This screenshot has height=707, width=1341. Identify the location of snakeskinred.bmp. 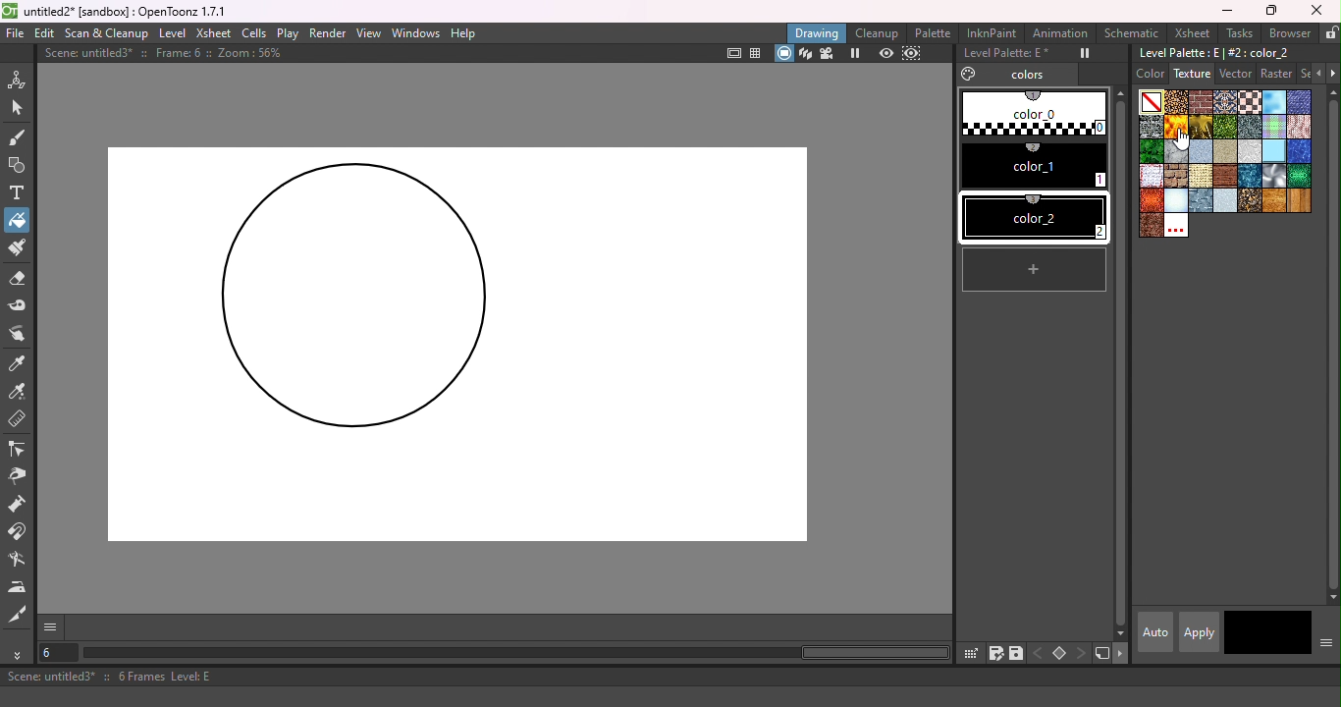
(1151, 201).